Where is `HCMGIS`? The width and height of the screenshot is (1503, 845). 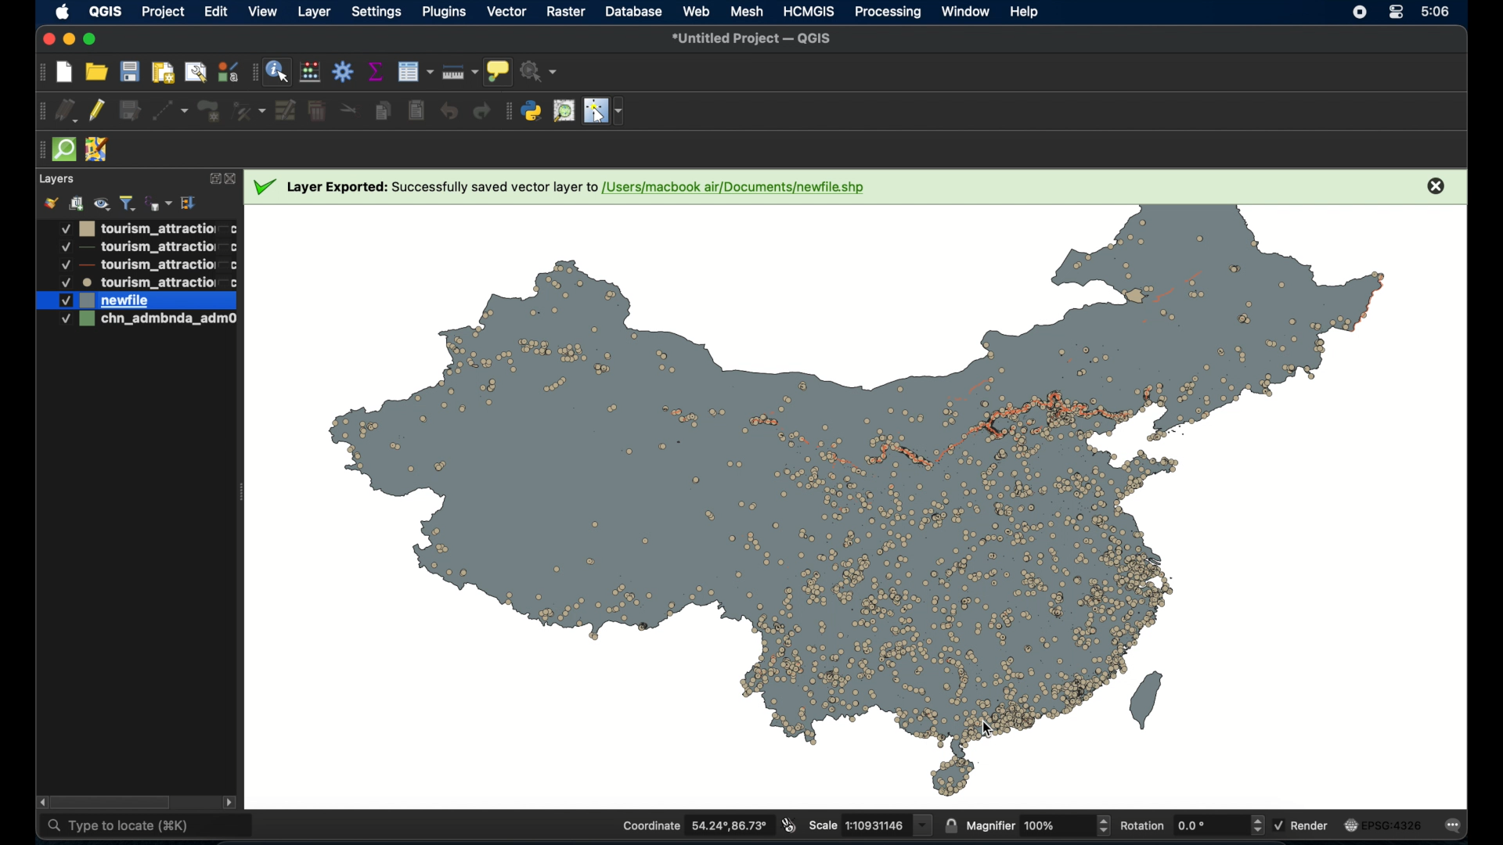
HCMGIS is located at coordinates (810, 11).